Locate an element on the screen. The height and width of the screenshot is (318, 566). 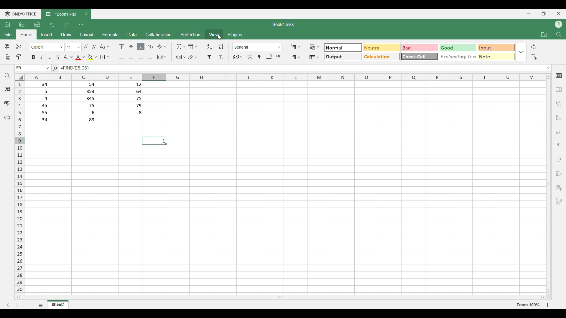
Comma style is located at coordinates (259, 57).